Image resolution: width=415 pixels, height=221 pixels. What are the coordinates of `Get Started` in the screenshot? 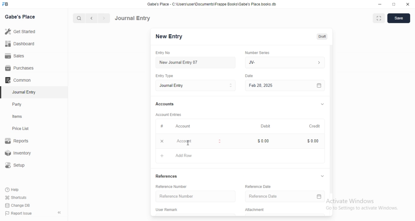 It's located at (20, 32).